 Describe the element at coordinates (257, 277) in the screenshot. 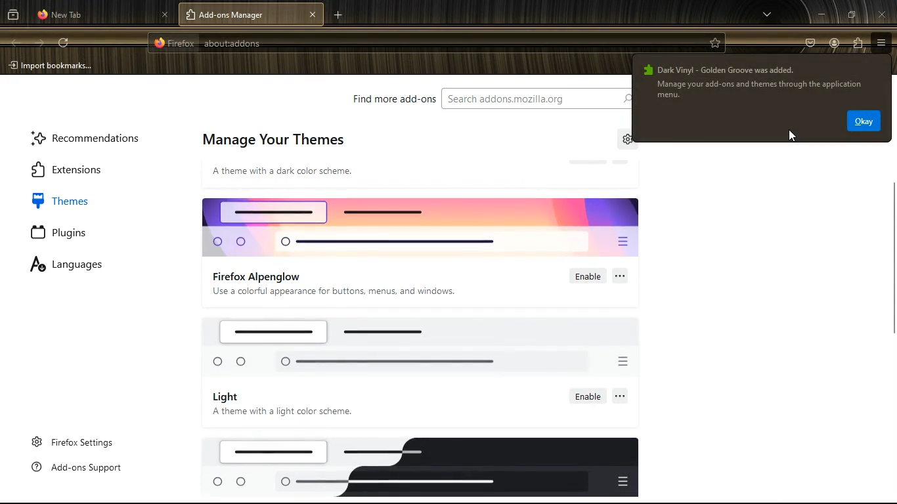

I see `Firefox Alpenglow` at that location.